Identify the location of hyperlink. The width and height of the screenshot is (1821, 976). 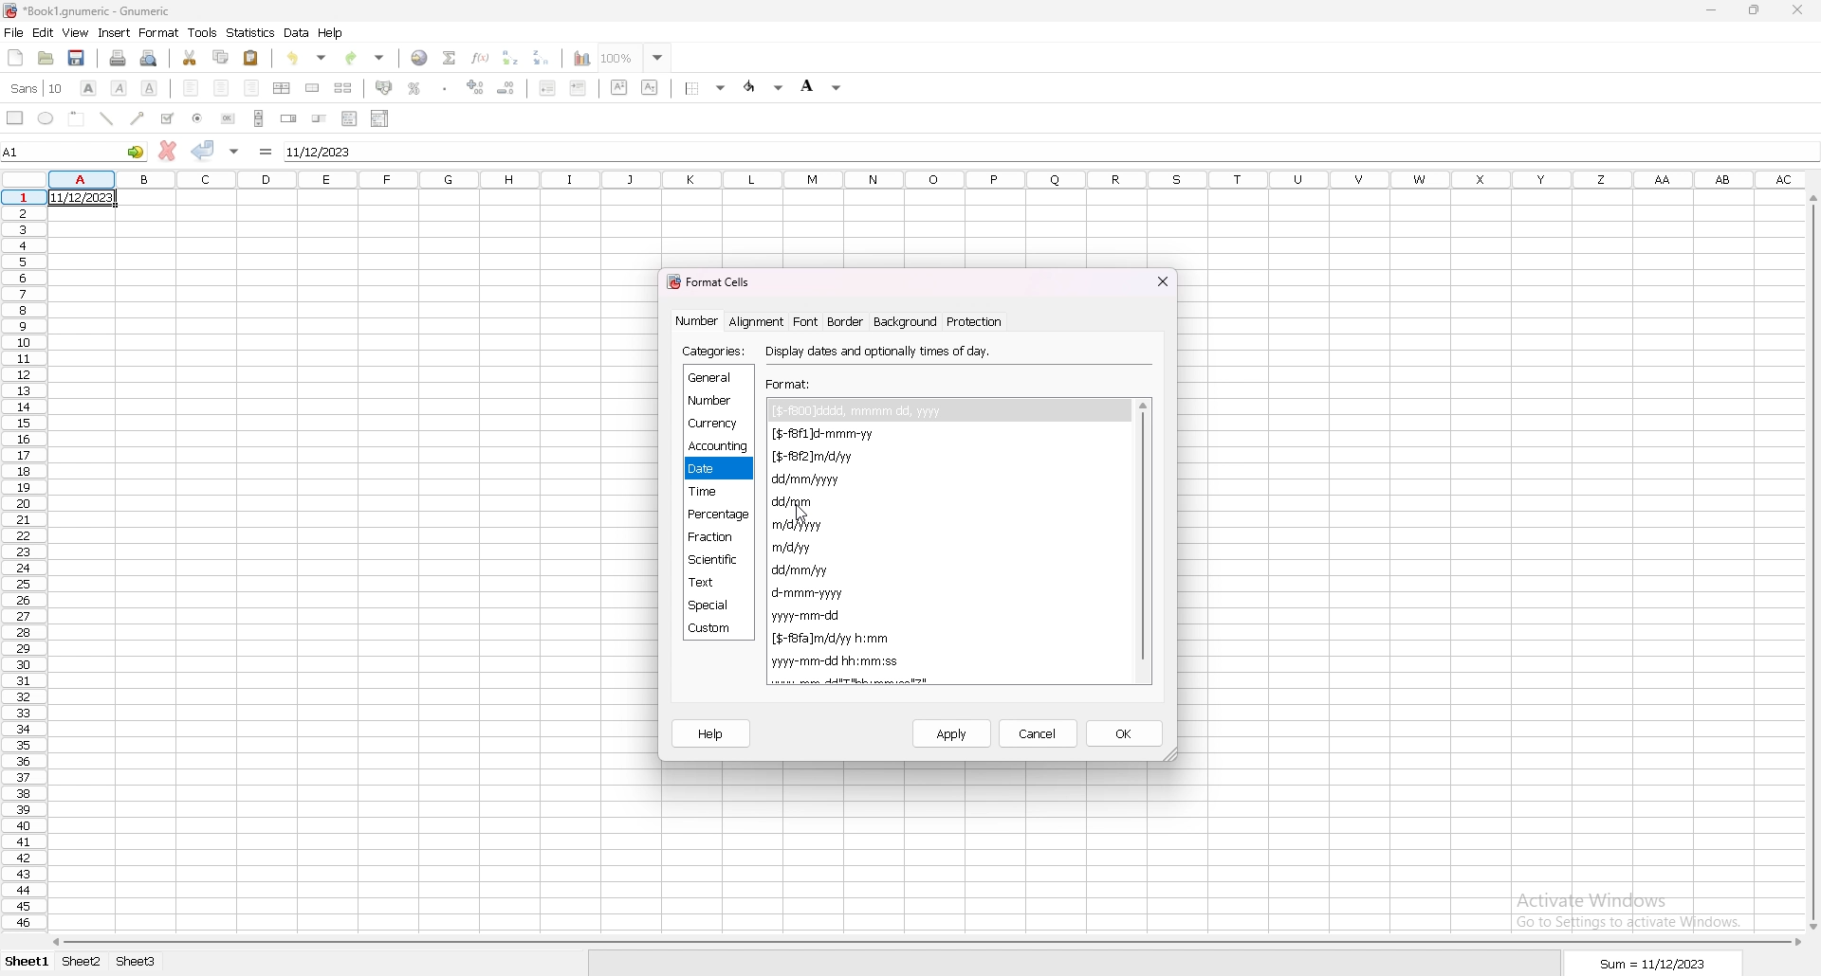
(420, 58).